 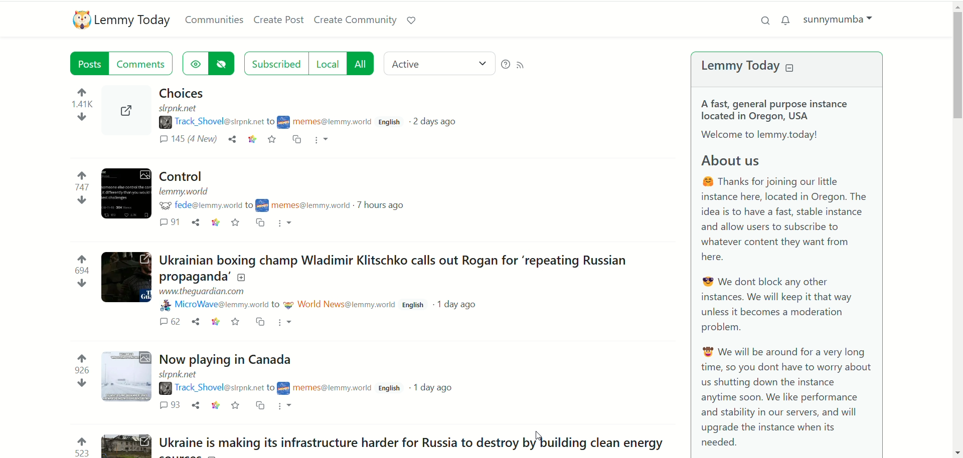 What do you see at coordinates (237, 223) in the screenshot?
I see `save` at bounding box center [237, 223].